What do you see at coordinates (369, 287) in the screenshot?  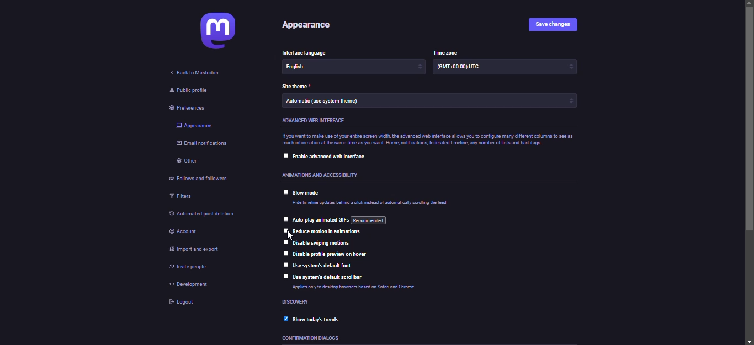 I see `info` at bounding box center [369, 287].